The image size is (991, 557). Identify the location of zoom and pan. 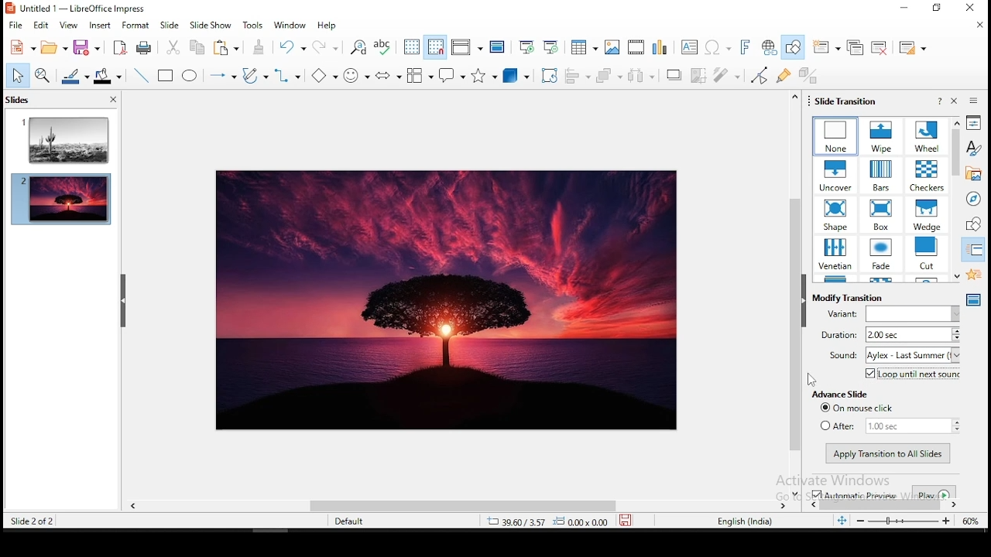
(46, 77).